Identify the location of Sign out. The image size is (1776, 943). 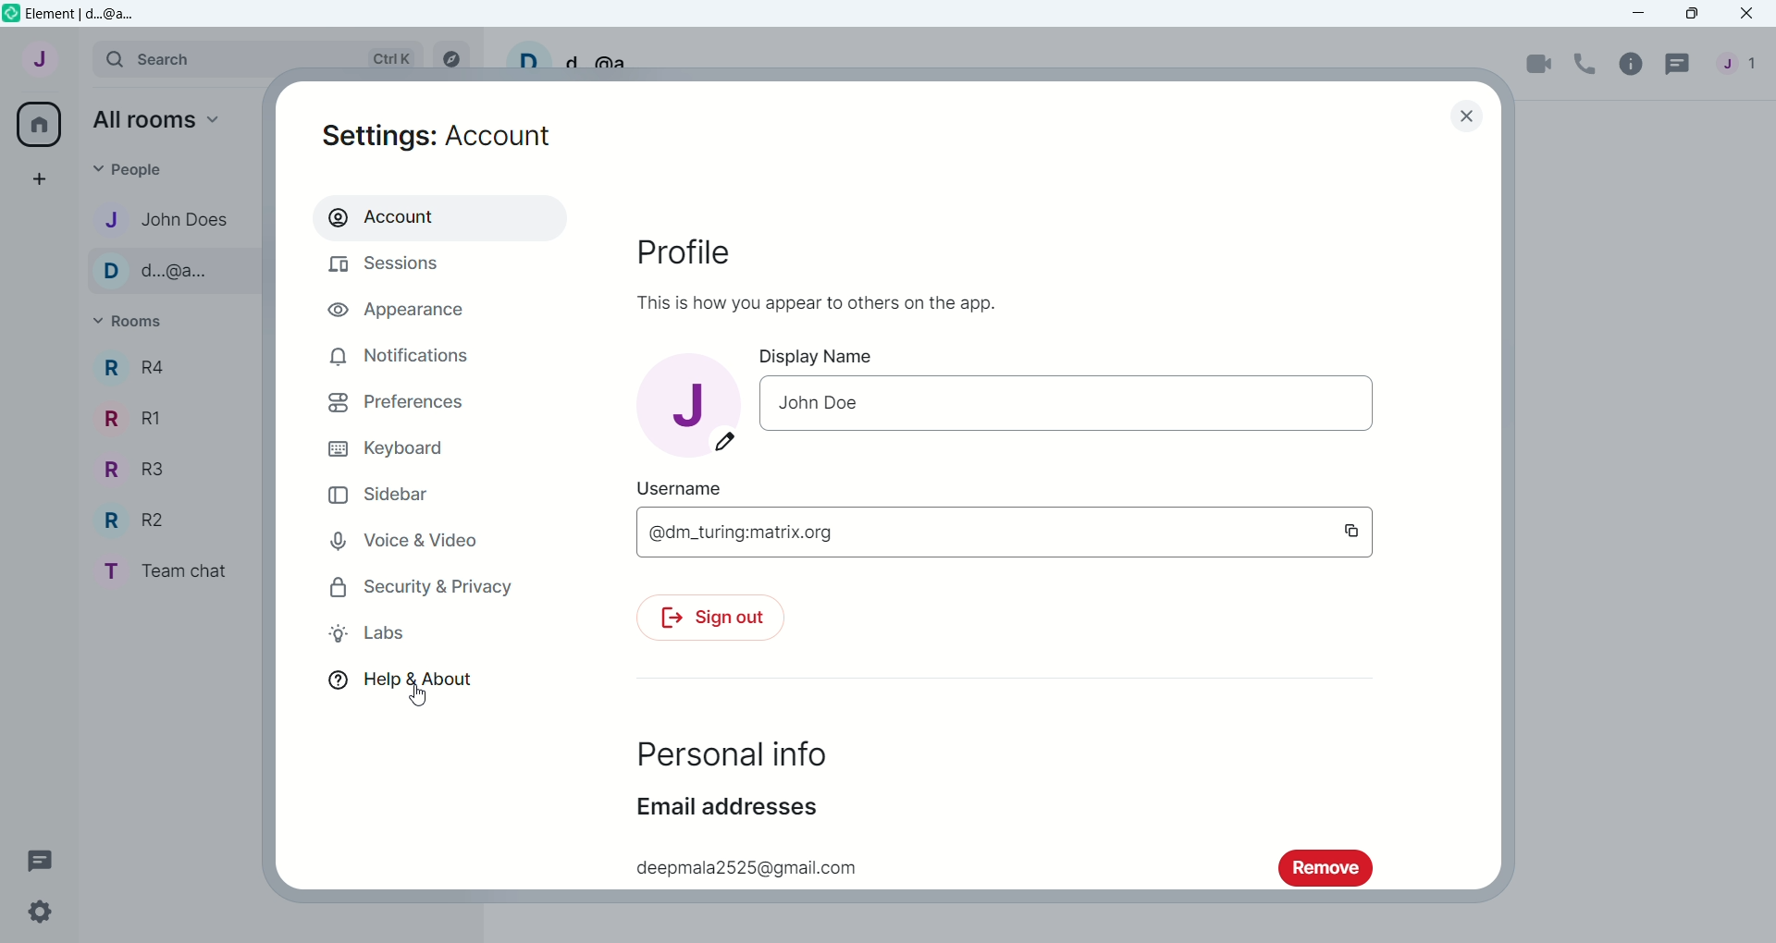
(724, 620).